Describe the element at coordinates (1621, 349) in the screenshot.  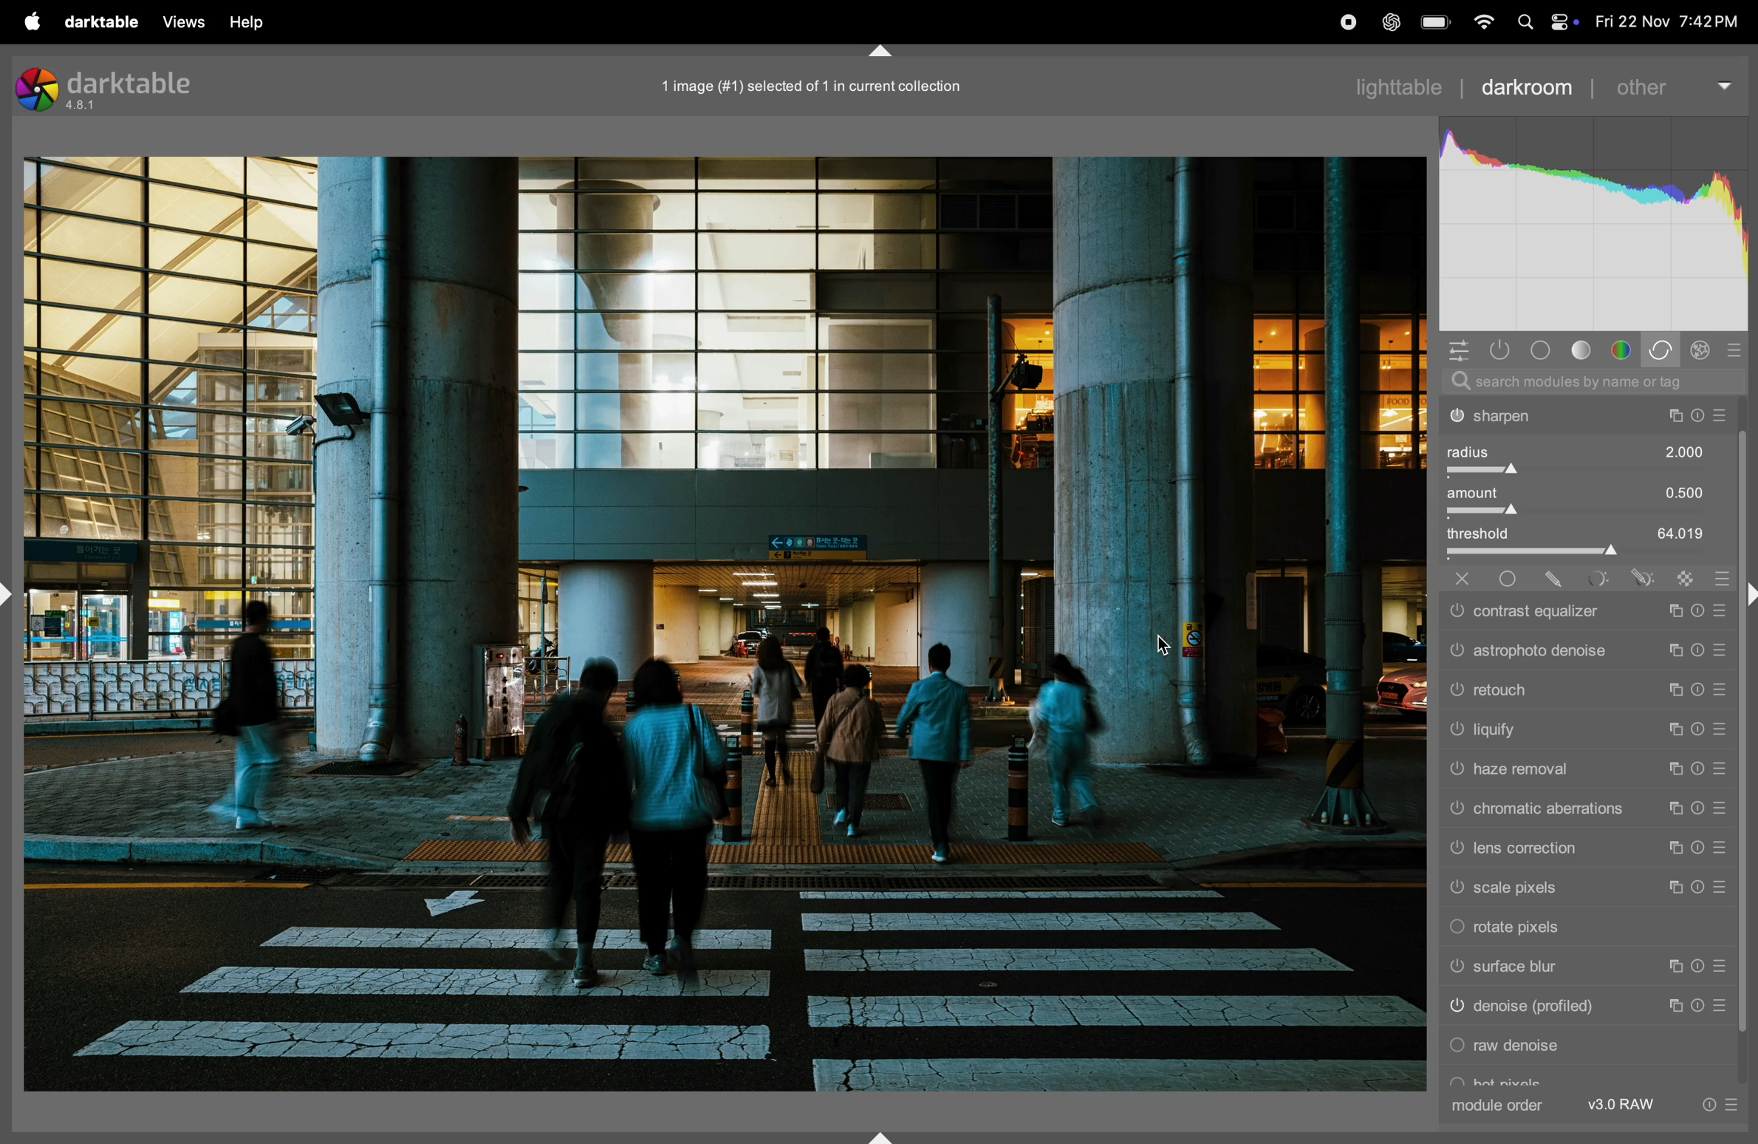
I see `colors` at that location.